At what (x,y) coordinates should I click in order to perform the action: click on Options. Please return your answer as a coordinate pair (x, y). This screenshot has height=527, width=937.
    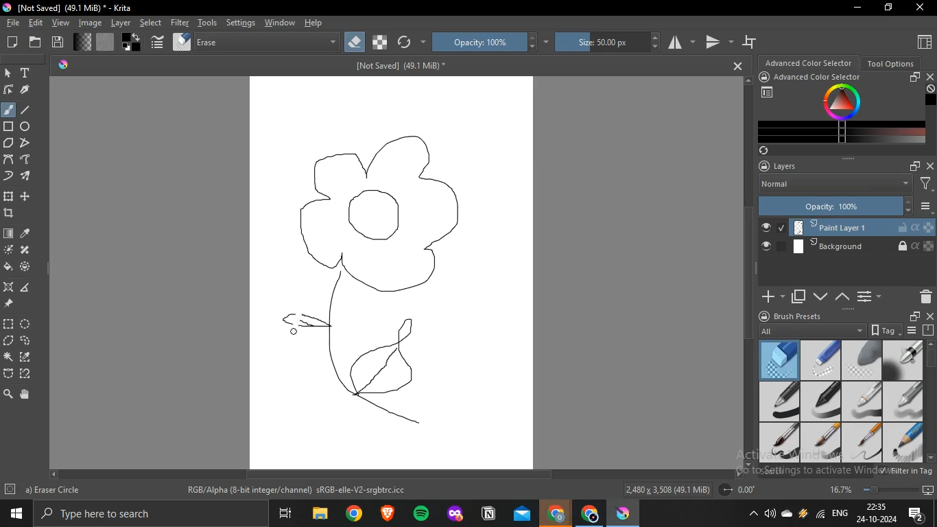
    Looking at the image, I should click on (868, 296).